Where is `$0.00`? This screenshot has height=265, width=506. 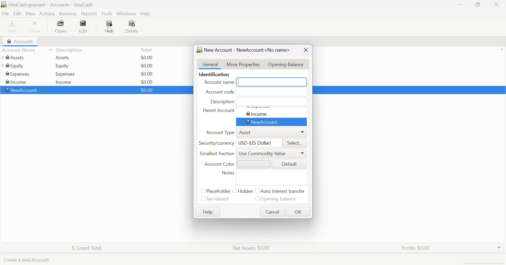 $0.00 is located at coordinates (147, 66).